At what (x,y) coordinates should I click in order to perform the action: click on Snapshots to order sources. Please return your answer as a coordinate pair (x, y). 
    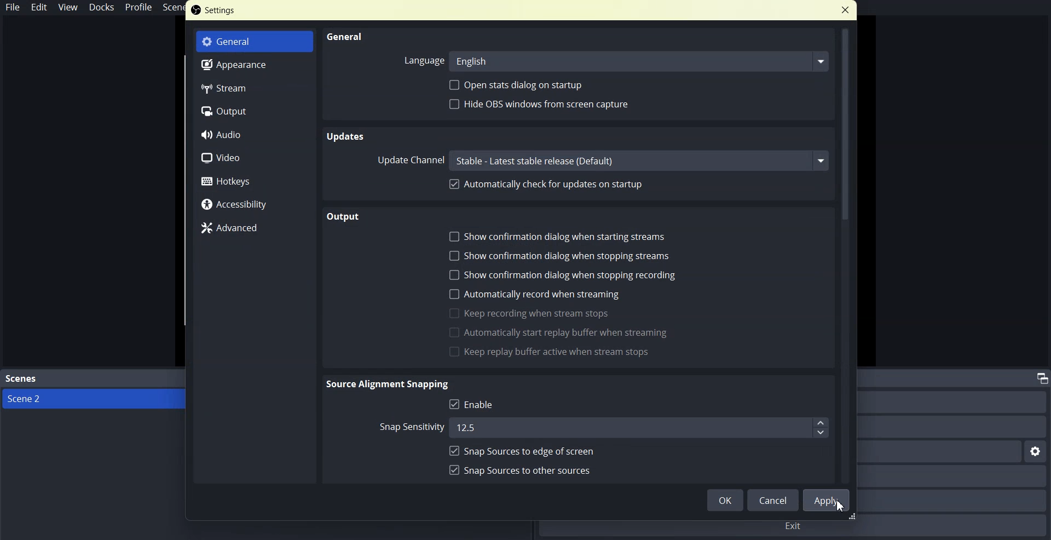
    Looking at the image, I should click on (521, 469).